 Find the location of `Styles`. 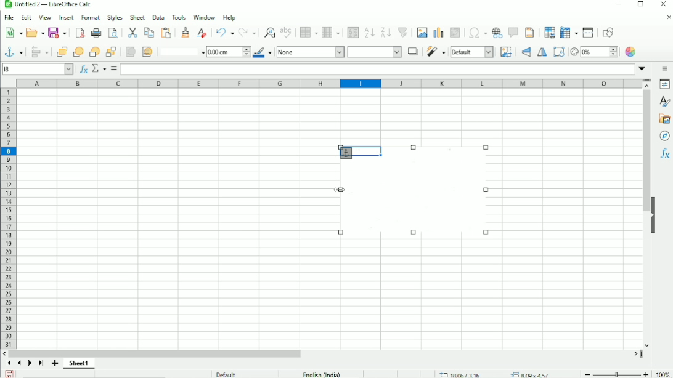

Styles is located at coordinates (663, 101).